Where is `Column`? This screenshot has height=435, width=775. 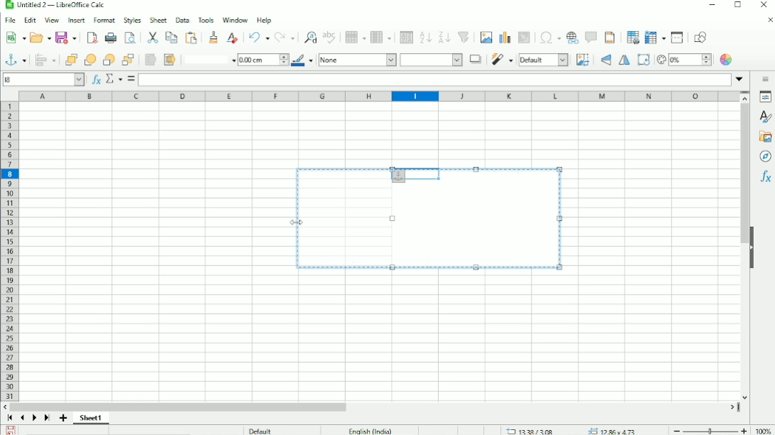
Column is located at coordinates (382, 37).